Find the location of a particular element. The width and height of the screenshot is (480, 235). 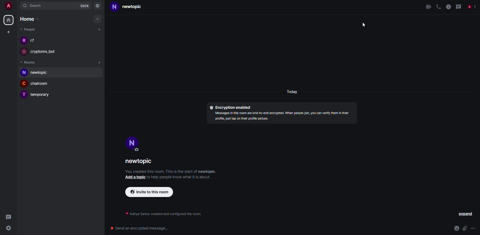

profile image is located at coordinates (23, 73).